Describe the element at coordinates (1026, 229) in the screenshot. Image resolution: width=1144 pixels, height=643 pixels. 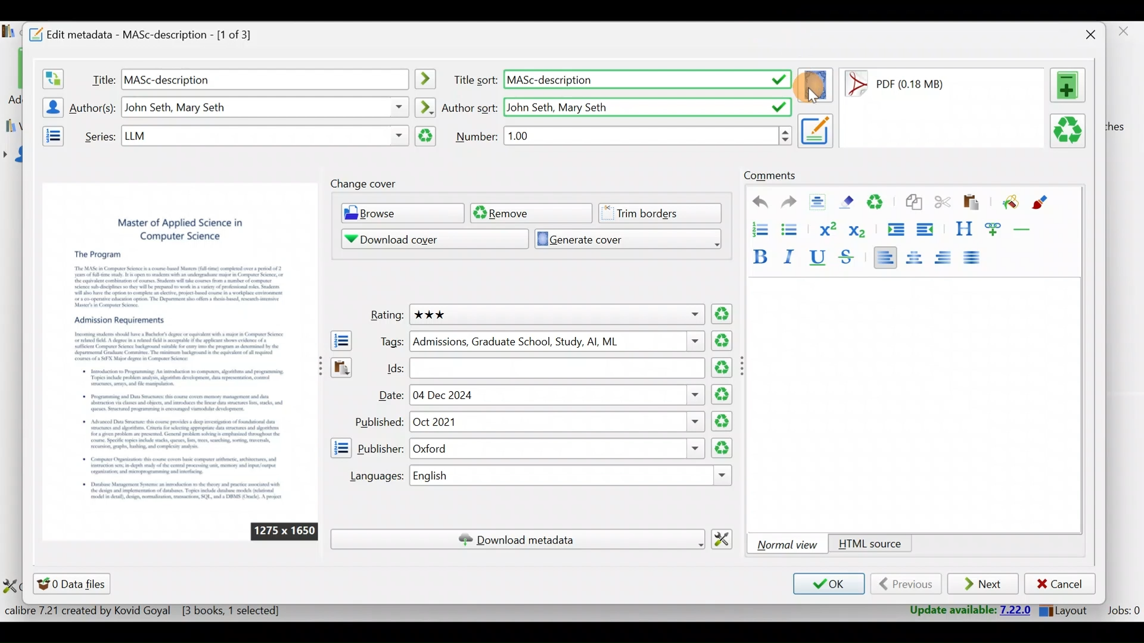
I see `Insert separator` at that location.